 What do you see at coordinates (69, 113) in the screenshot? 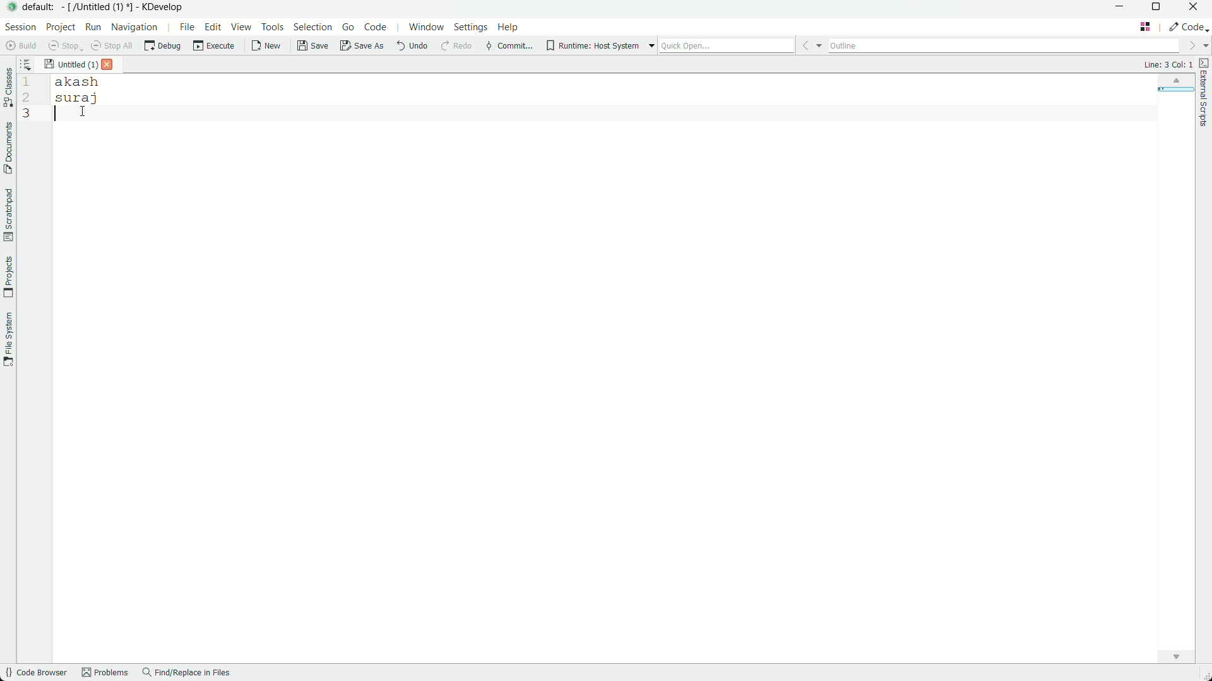
I see `cursor` at bounding box center [69, 113].